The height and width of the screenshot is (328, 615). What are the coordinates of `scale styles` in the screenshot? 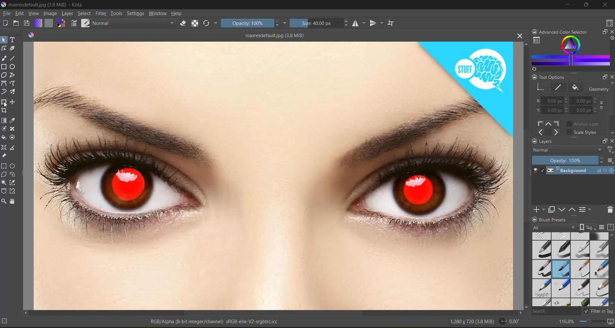 It's located at (584, 132).